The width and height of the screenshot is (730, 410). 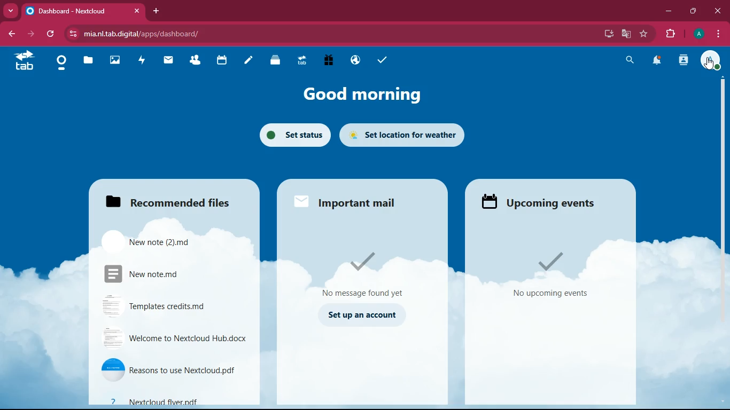 I want to click on menu, so click(x=719, y=34).